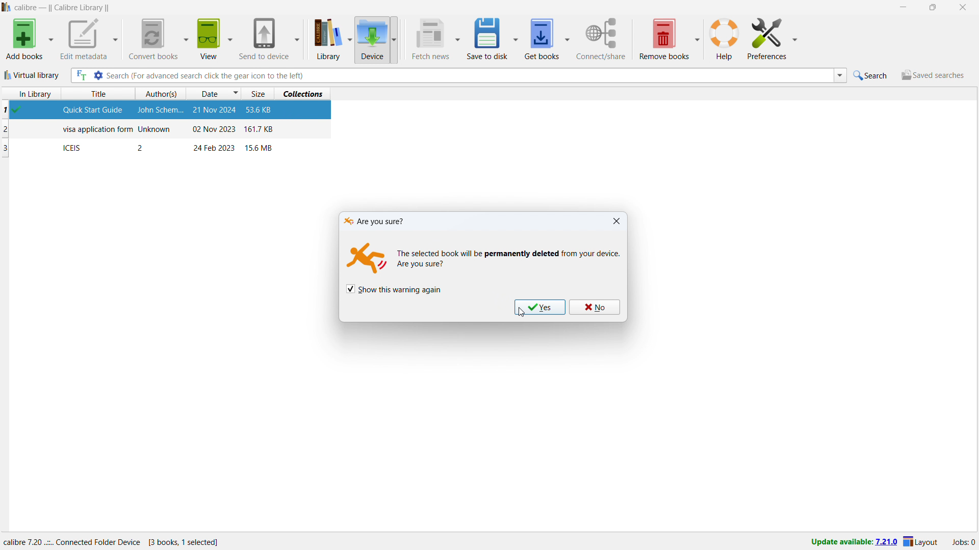 The height and width of the screenshot is (550, 979). I want to click on fetch news options, so click(458, 40).